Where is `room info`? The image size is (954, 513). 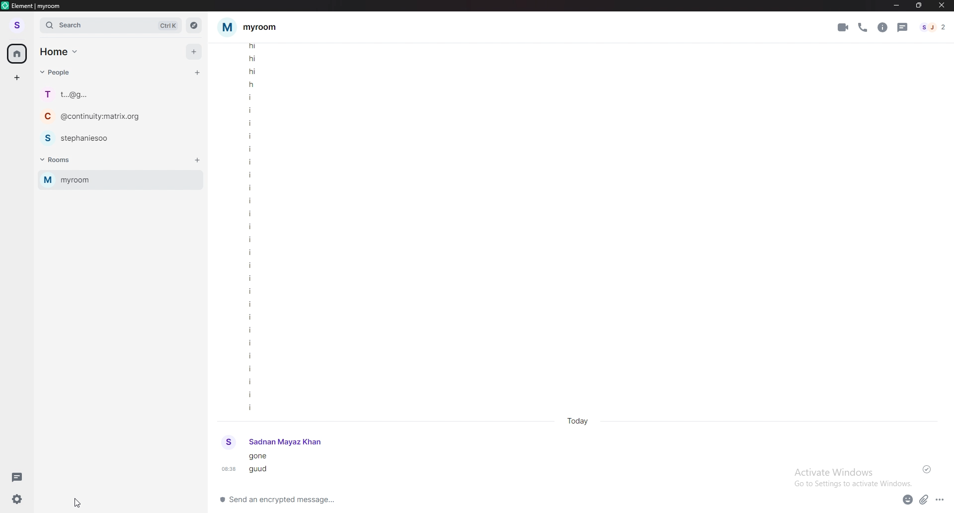 room info is located at coordinates (884, 27).